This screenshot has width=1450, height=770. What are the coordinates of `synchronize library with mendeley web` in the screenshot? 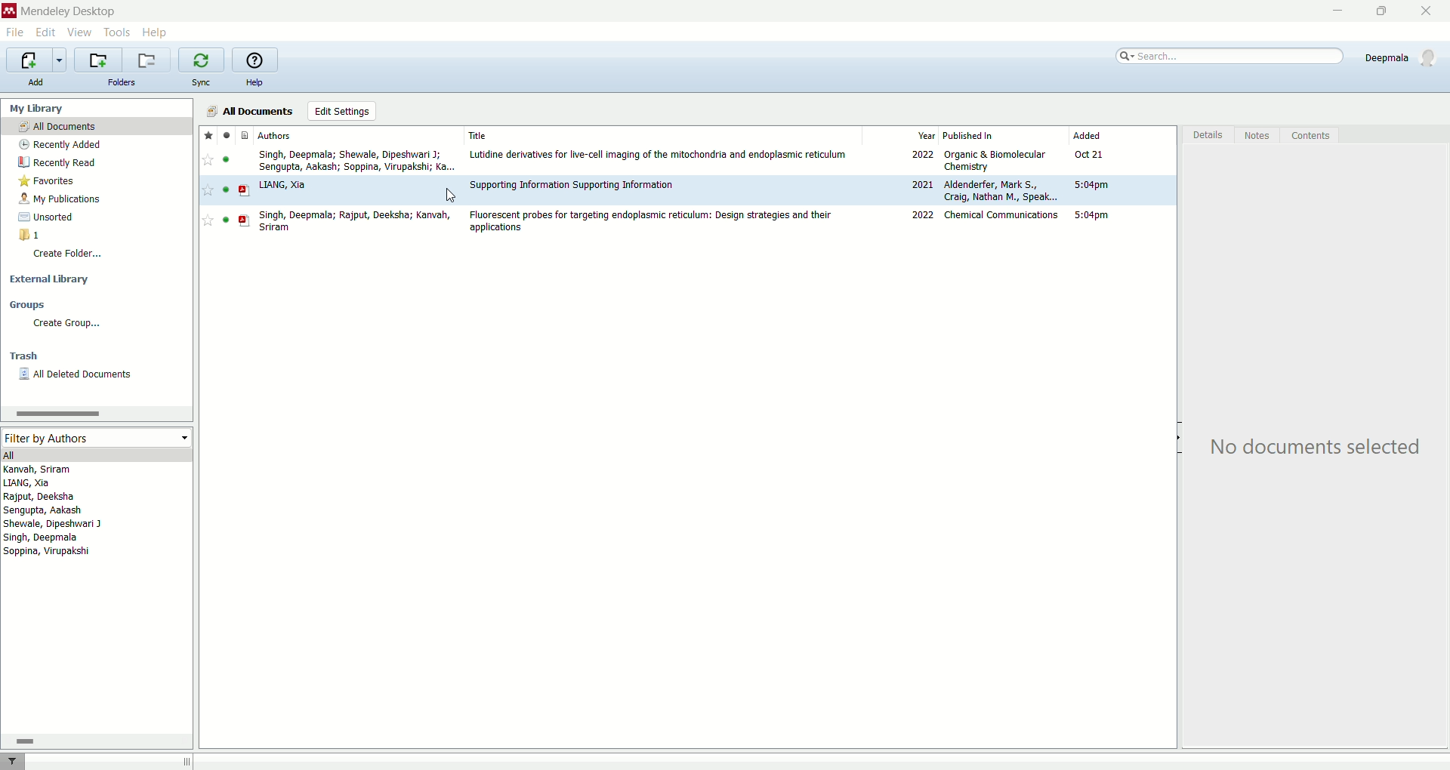 It's located at (200, 60).